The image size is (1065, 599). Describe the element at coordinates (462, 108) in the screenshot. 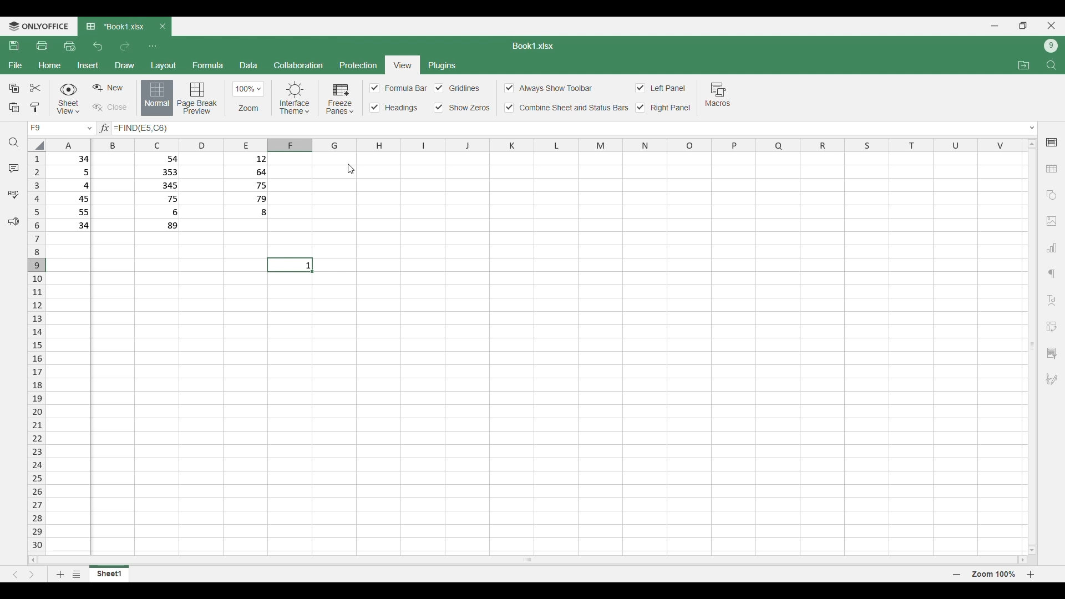

I see `` at that location.